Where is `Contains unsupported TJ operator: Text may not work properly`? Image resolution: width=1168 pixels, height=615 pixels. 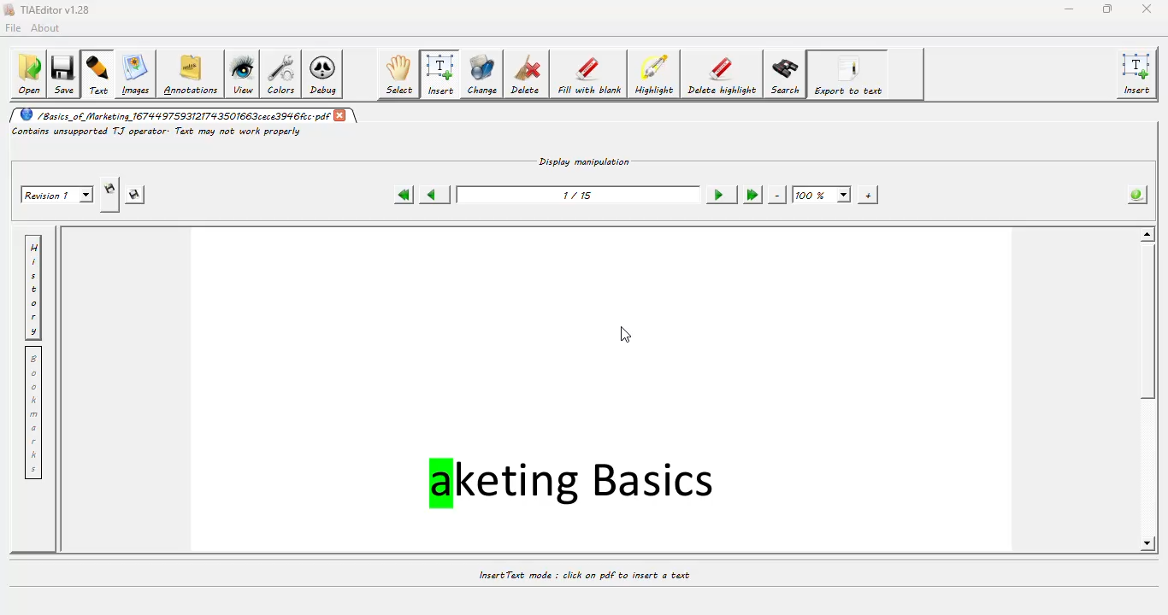
Contains unsupported TJ operator: Text may not work properly is located at coordinates (157, 132).